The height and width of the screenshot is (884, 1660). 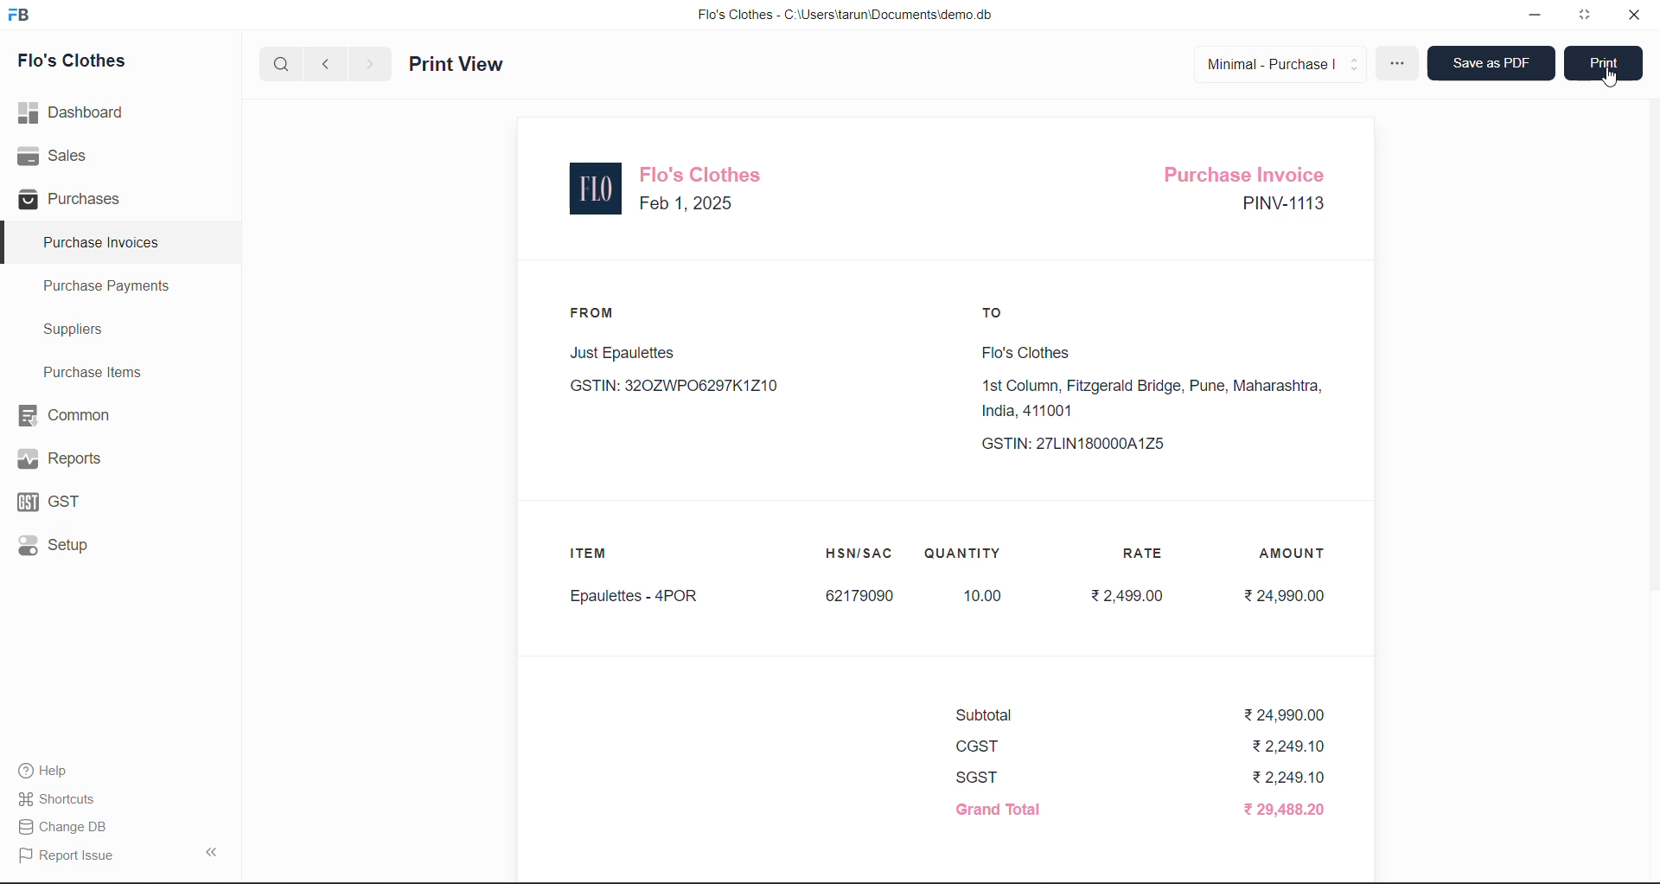 What do you see at coordinates (67, 826) in the screenshot?
I see `| Change DB` at bounding box center [67, 826].